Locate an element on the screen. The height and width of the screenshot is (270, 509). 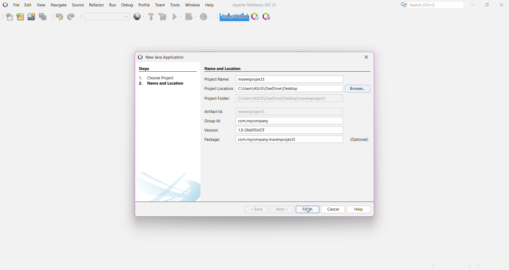
Close is located at coordinates (366, 57).